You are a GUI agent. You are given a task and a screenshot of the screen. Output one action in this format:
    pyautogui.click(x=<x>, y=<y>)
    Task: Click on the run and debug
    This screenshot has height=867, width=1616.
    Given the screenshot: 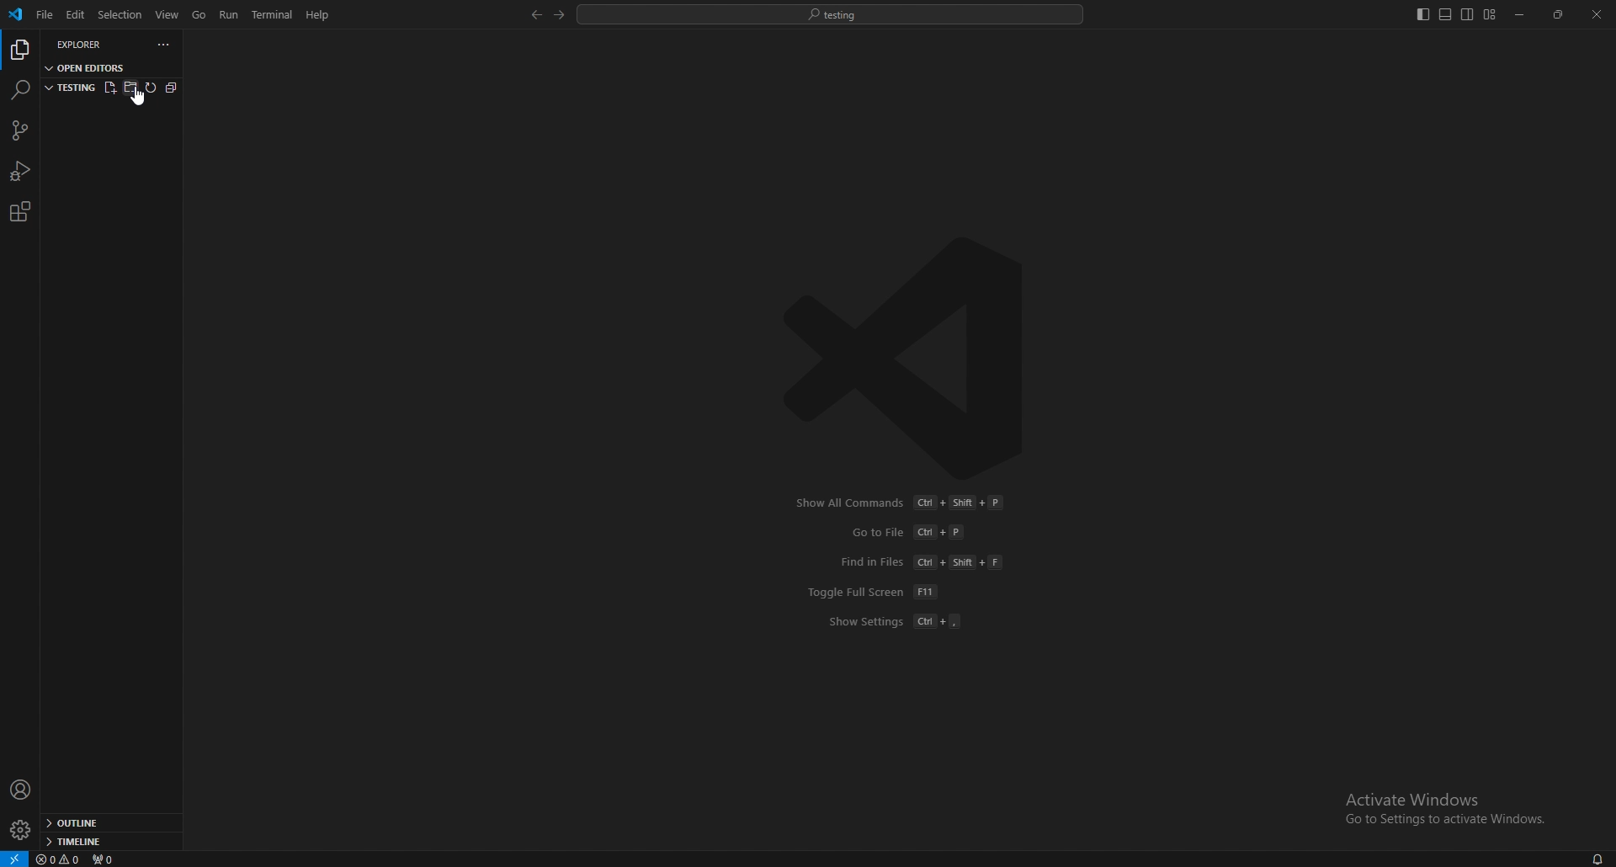 What is the action you would take?
    pyautogui.click(x=21, y=171)
    